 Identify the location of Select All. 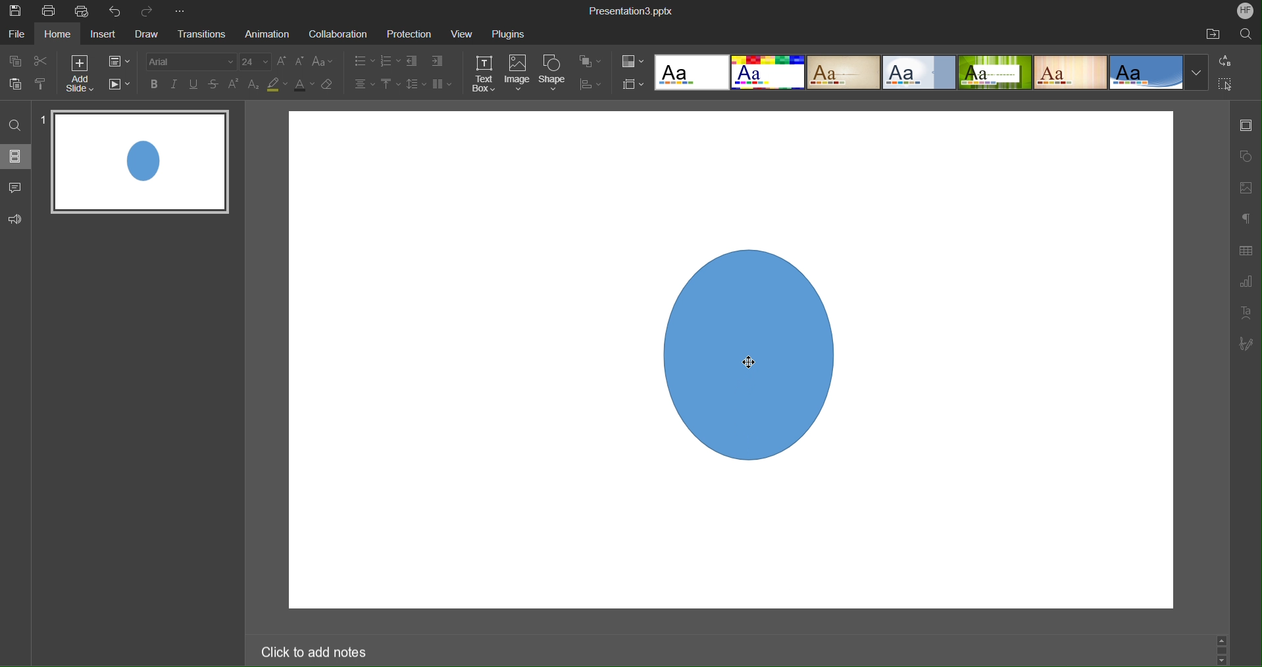
(1225, 84).